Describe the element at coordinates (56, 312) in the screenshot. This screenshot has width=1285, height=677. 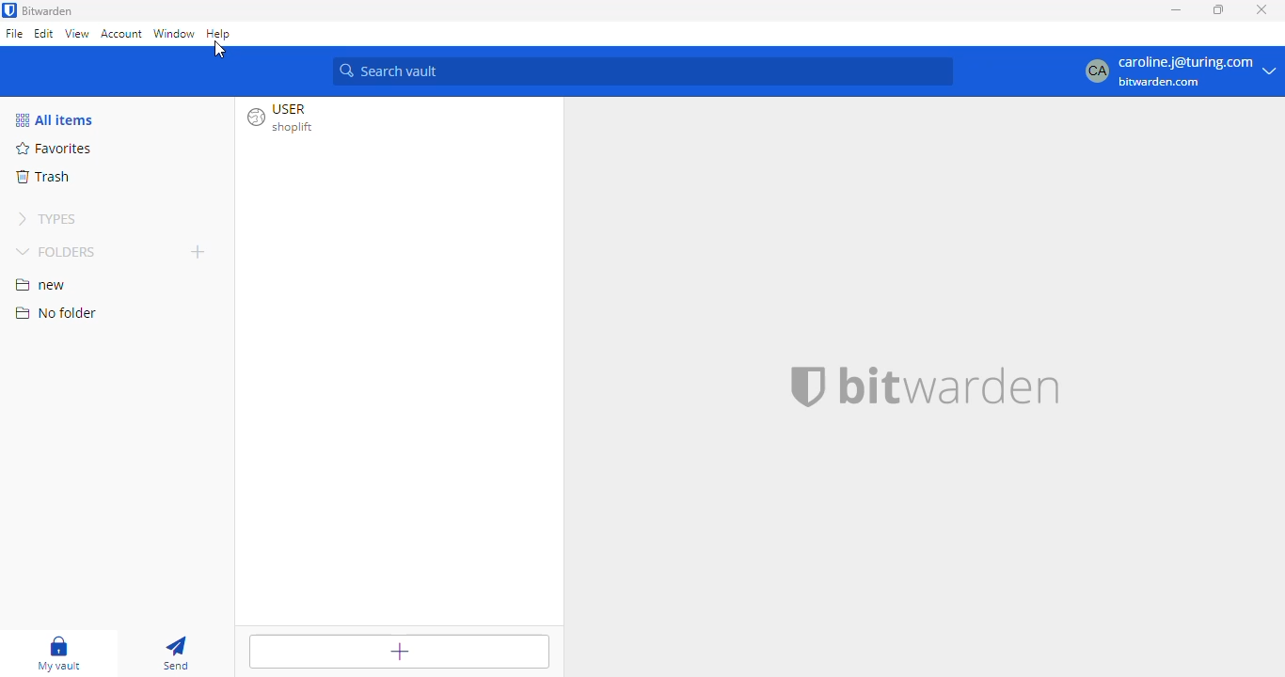
I see `no folder` at that location.